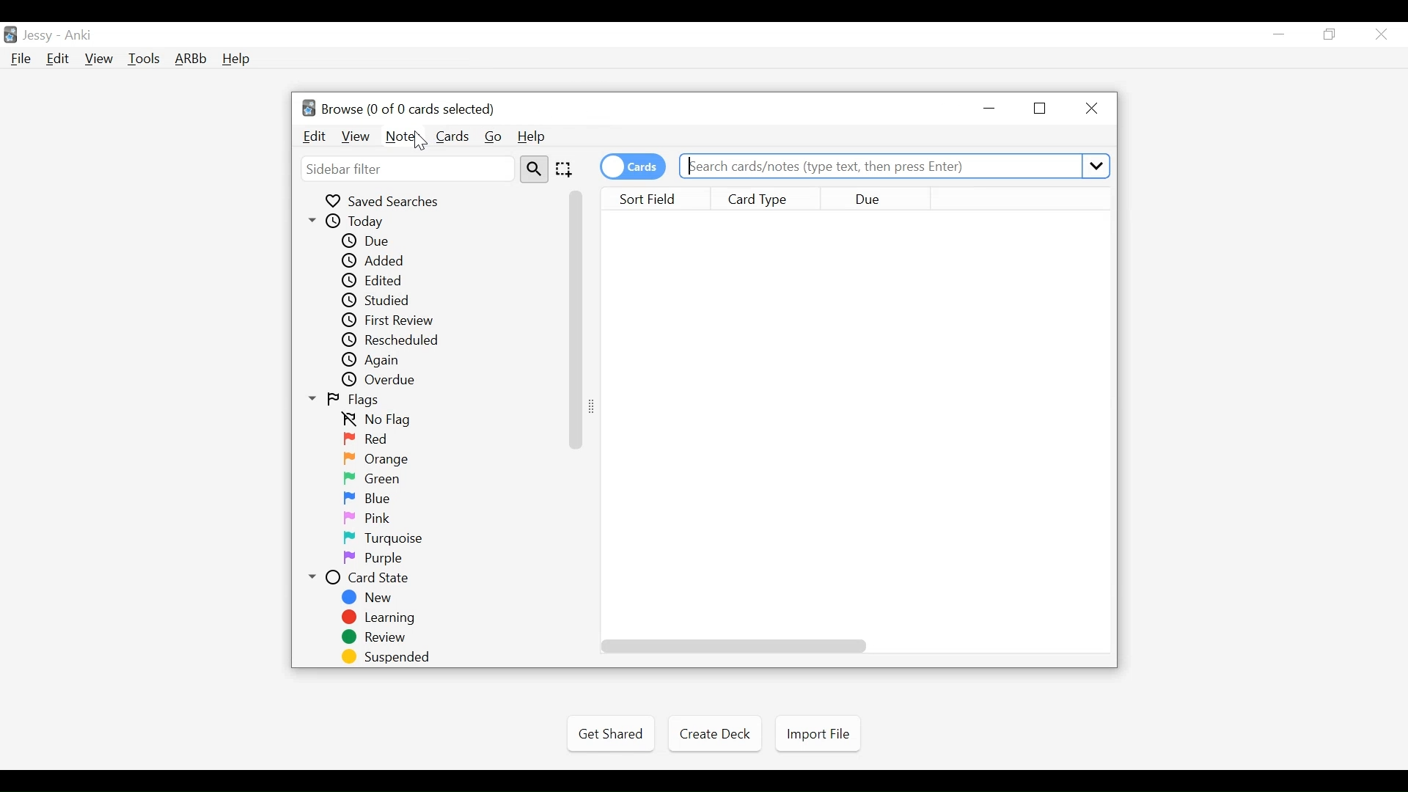 The height and width of the screenshot is (792, 1408). Describe the element at coordinates (408, 109) in the screenshot. I see `Browse (number out of cards selected)` at that location.